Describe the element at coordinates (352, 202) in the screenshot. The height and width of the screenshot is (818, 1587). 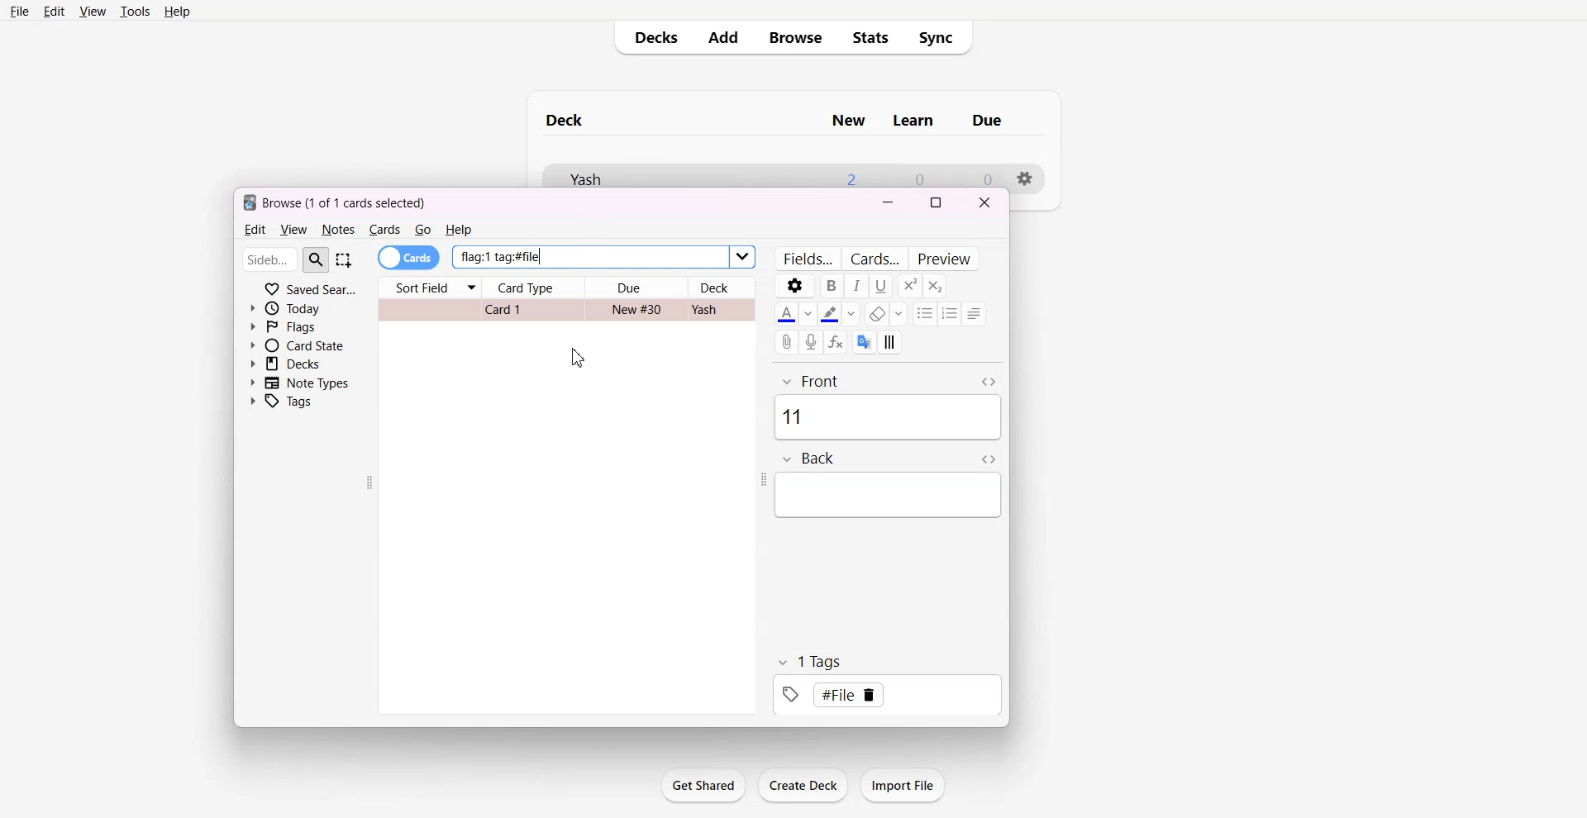
I see `Browse (0 of 0 cards selected)` at that location.